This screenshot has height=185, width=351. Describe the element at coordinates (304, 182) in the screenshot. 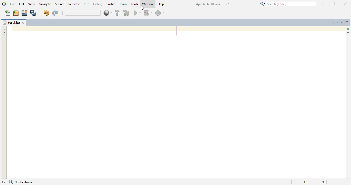

I see `magnification ratio` at that location.